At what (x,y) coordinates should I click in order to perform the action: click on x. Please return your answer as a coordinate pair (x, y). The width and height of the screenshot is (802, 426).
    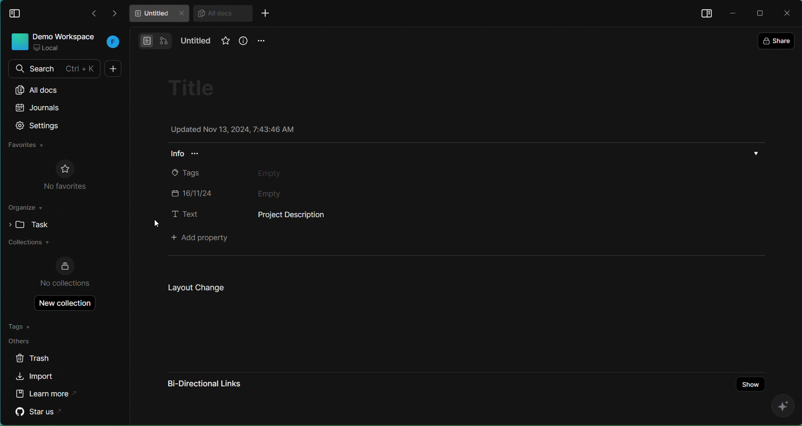
    Looking at the image, I should click on (789, 13).